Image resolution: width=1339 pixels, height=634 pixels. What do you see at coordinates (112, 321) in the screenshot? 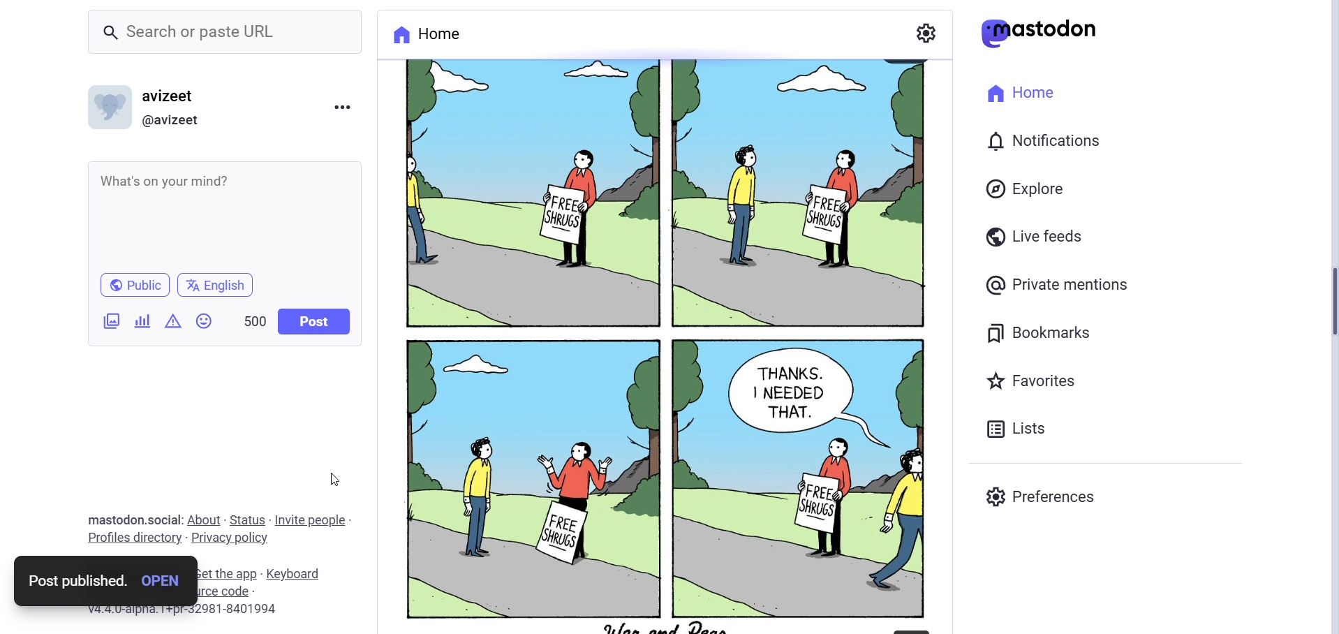
I see `Ad Images` at bounding box center [112, 321].